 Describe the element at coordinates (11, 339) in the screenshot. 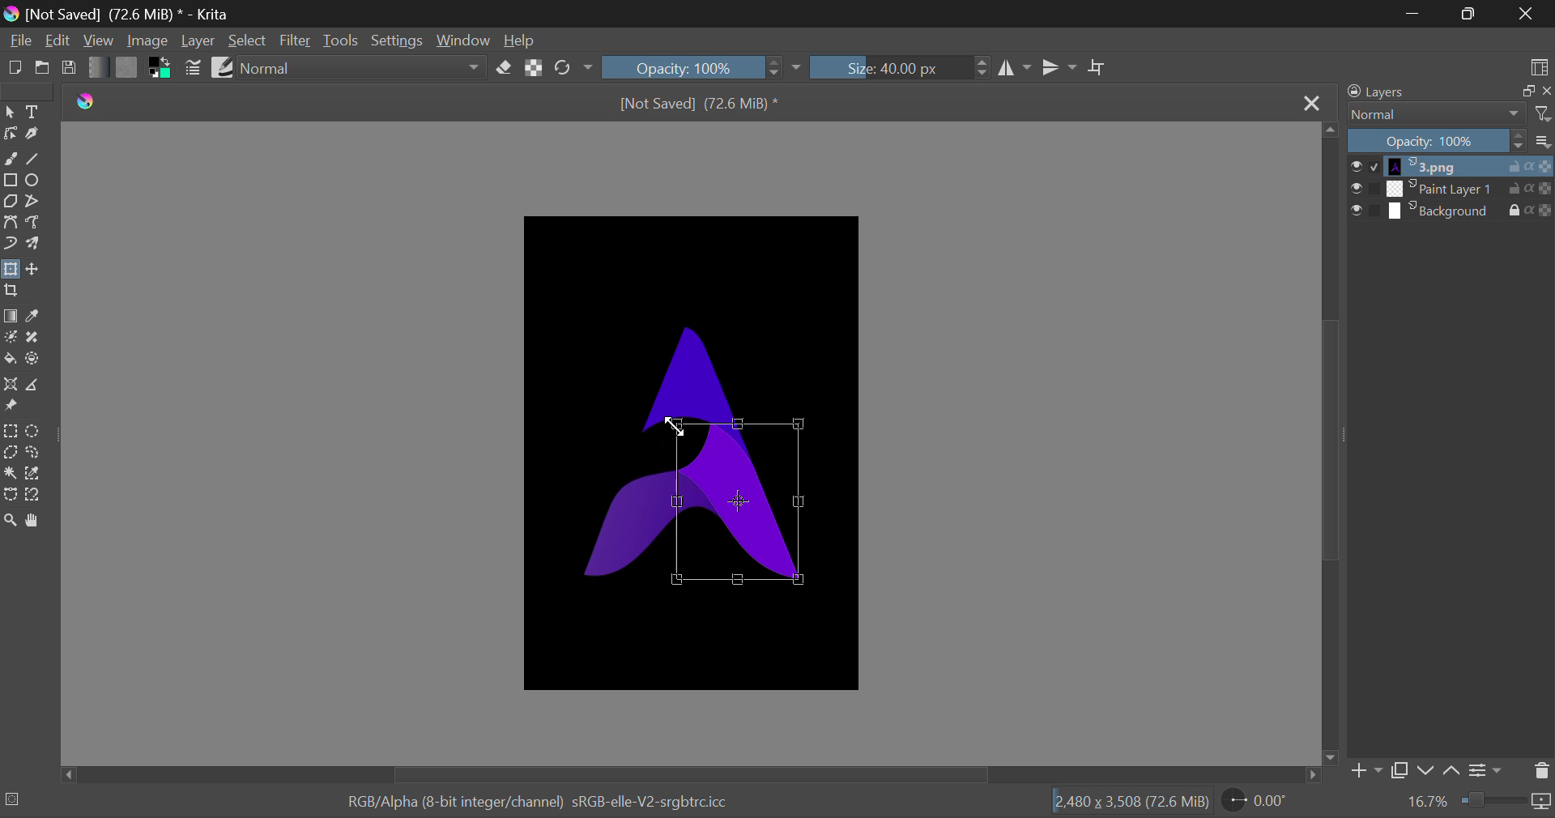

I see `Colorize Mask Tool` at that location.